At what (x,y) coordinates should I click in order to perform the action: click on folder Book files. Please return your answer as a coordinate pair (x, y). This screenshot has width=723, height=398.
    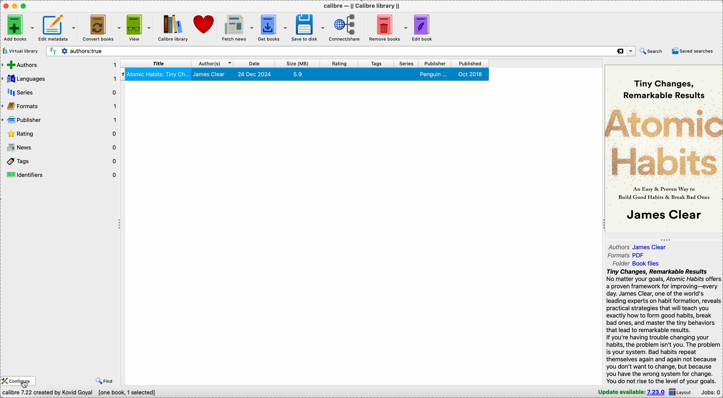
    Looking at the image, I should click on (635, 264).